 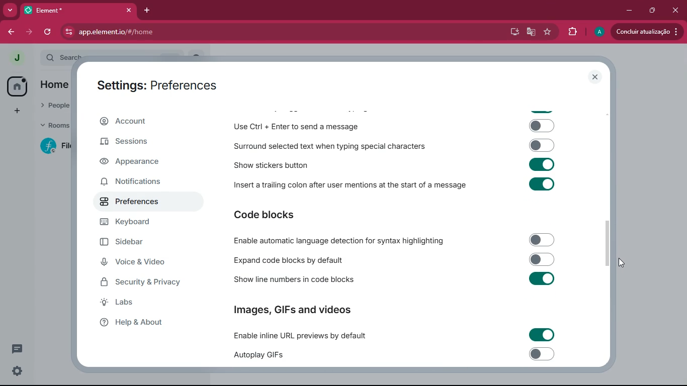 What do you see at coordinates (10, 10) in the screenshot?
I see `more` at bounding box center [10, 10].